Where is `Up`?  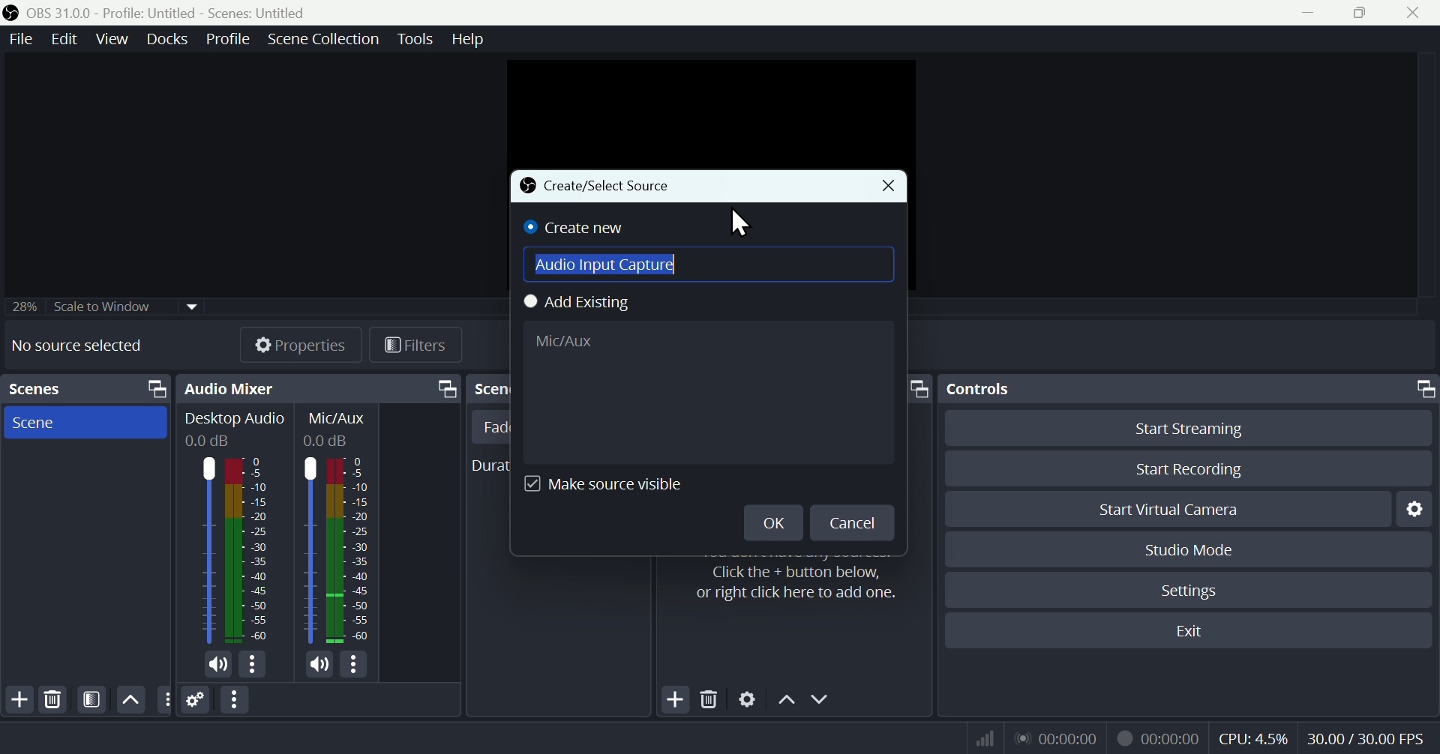
Up is located at coordinates (129, 699).